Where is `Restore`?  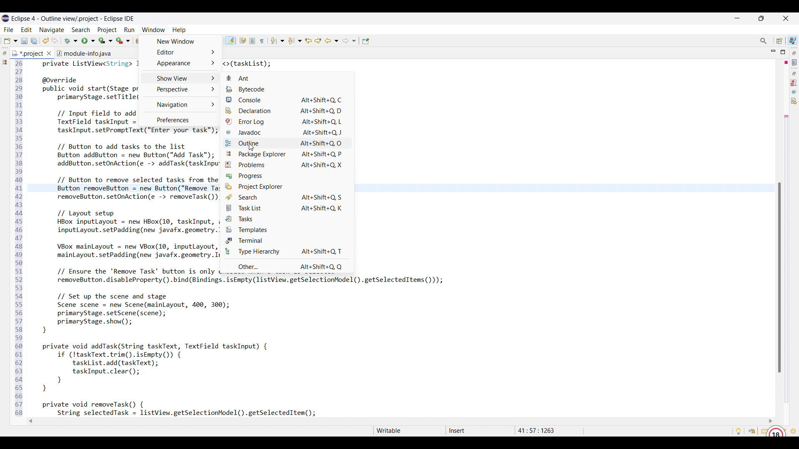 Restore is located at coordinates (794, 74).